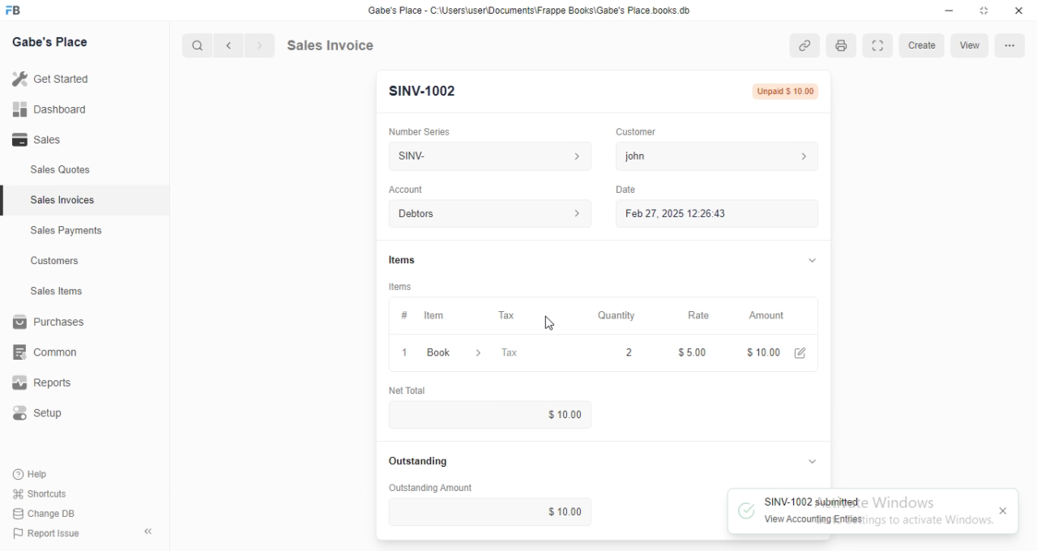 Image resolution: width=1037 pixels, height=551 pixels. What do you see at coordinates (698, 314) in the screenshot?
I see `Rate` at bounding box center [698, 314].